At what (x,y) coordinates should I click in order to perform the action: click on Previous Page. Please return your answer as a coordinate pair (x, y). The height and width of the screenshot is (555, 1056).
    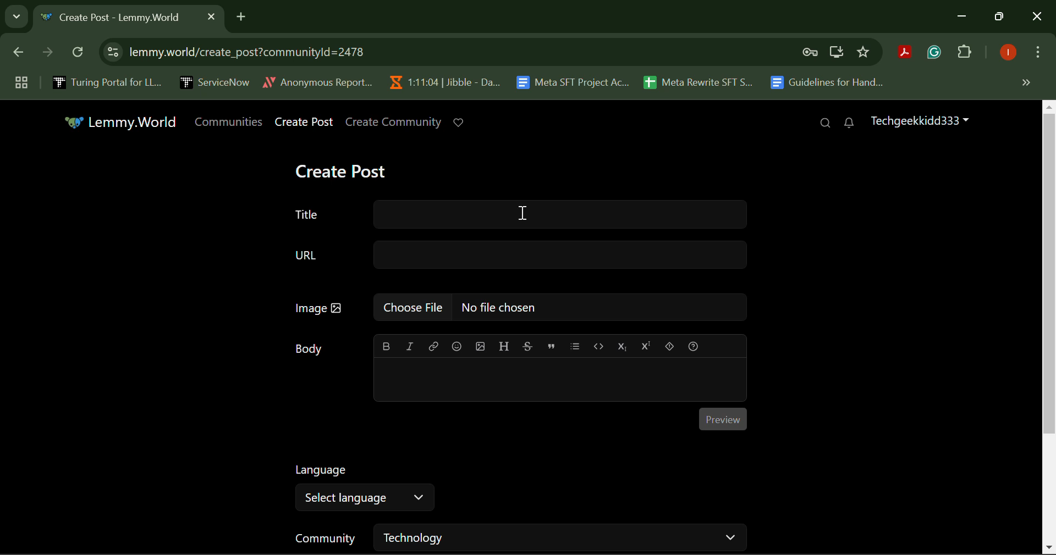
    Looking at the image, I should click on (20, 54).